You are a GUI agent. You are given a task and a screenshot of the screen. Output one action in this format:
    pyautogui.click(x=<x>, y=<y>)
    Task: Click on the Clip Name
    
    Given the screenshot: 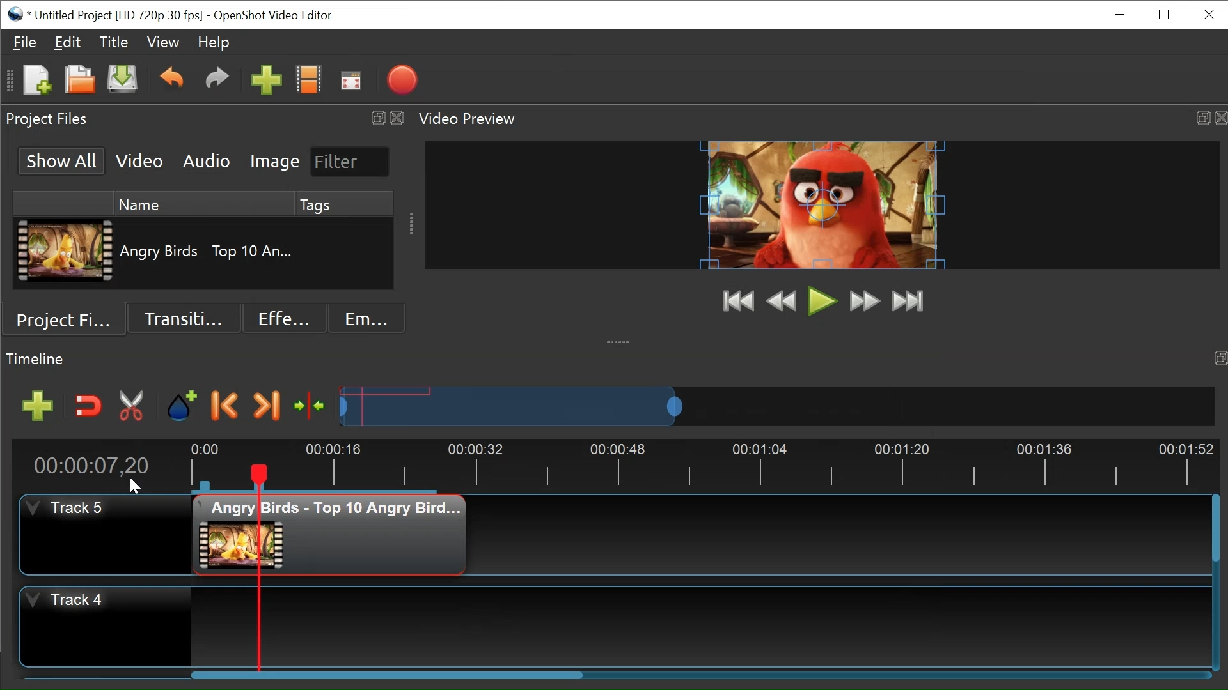 What is the action you would take?
    pyautogui.click(x=207, y=254)
    